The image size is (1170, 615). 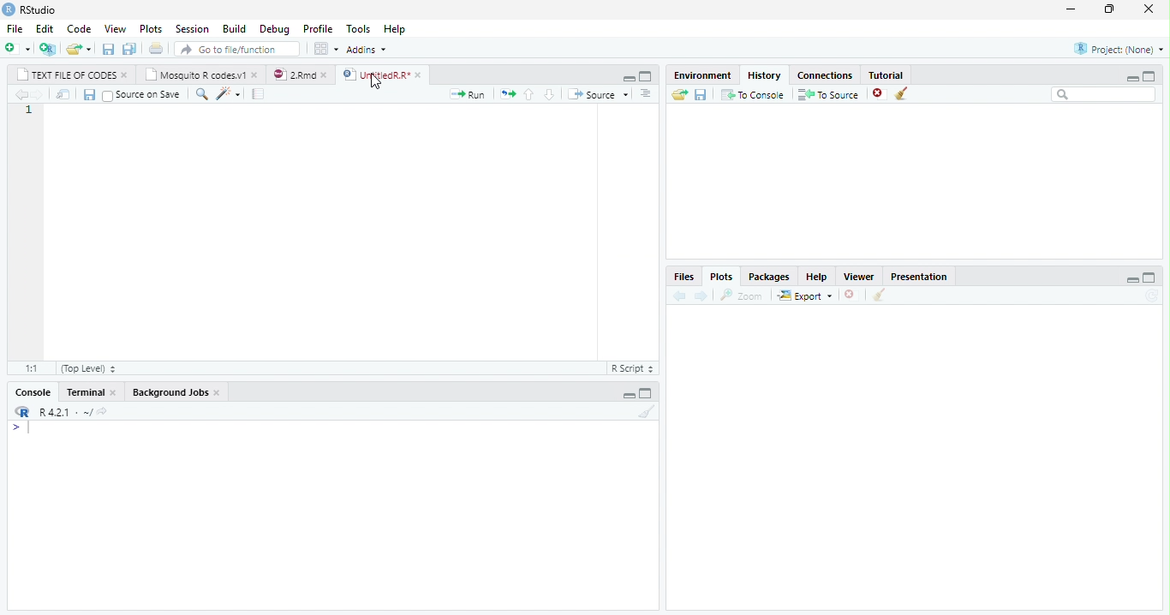 I want to click on print current file, so click(x=158, y=49).